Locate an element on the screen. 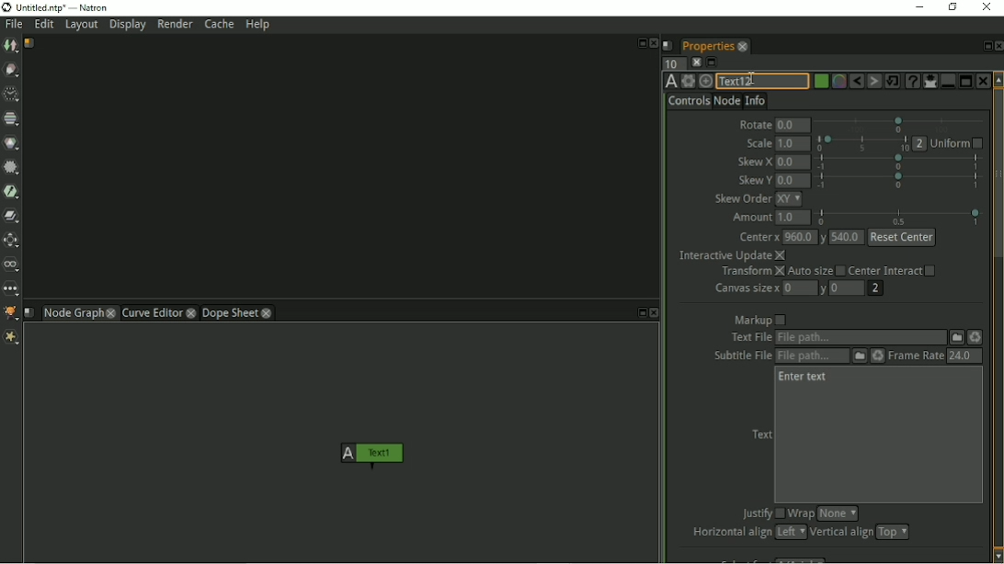 The width and height of the screenshot is (1004, 564). logo is located at coordinates (6, 7).